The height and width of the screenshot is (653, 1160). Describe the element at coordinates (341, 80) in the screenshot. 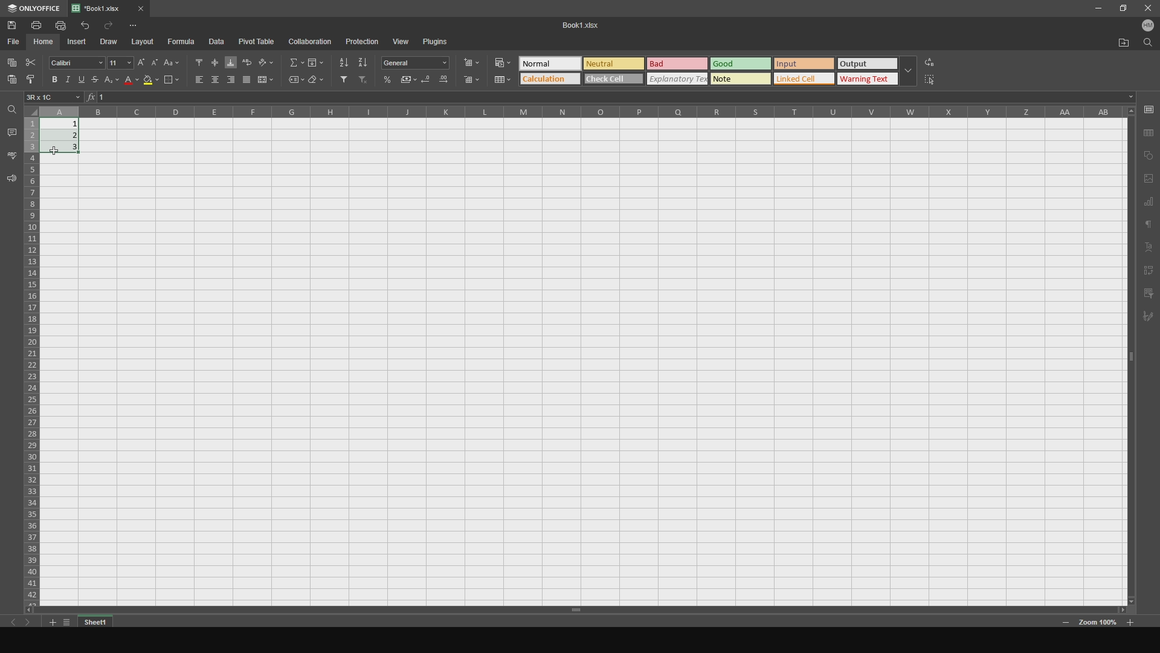

I see `filter` at that location.